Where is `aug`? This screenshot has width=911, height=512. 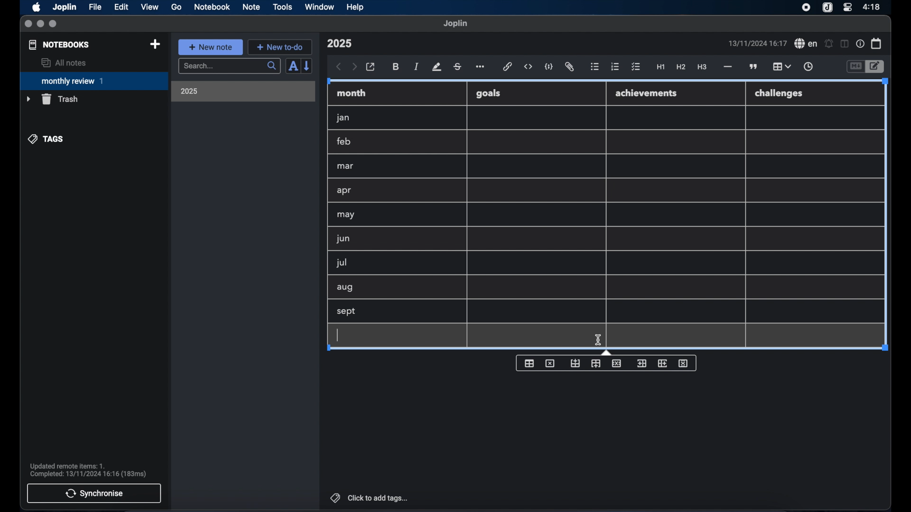 aug is located at coordinates (345, 288).